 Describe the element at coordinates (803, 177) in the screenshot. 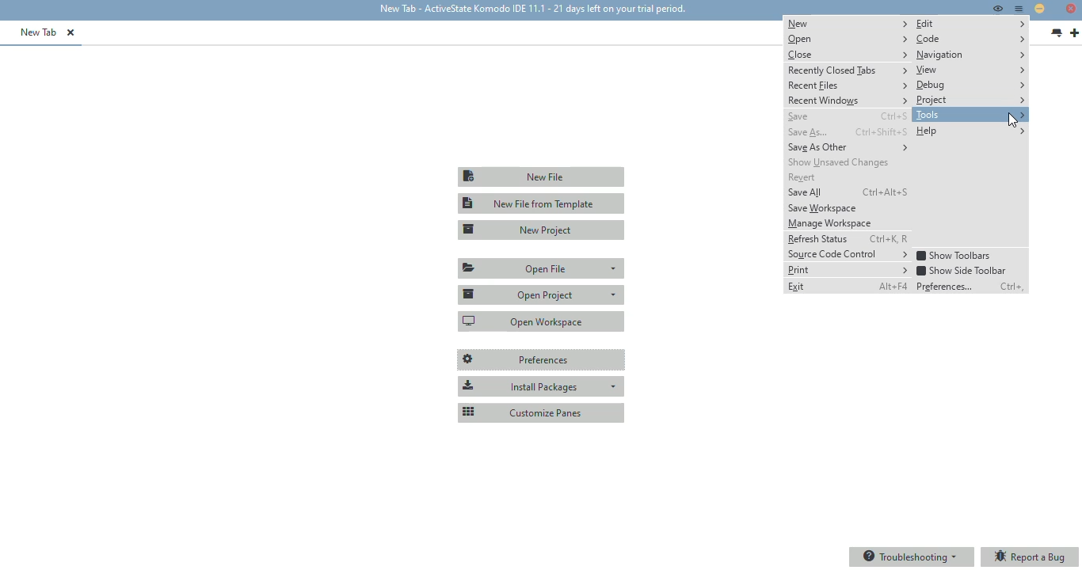

I see `revert` at that location.